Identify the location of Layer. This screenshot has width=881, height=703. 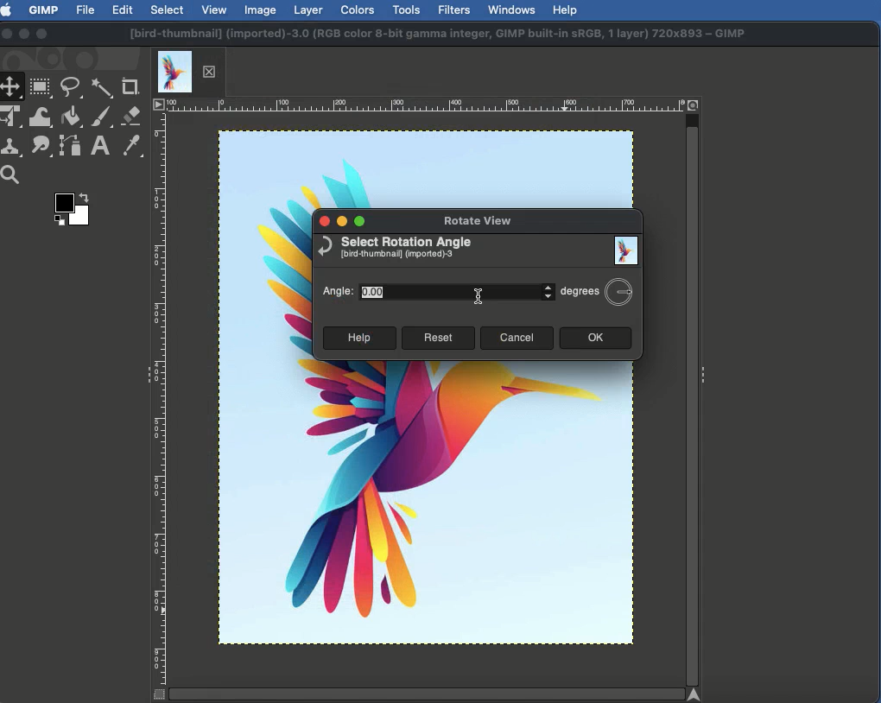
(308, 10).